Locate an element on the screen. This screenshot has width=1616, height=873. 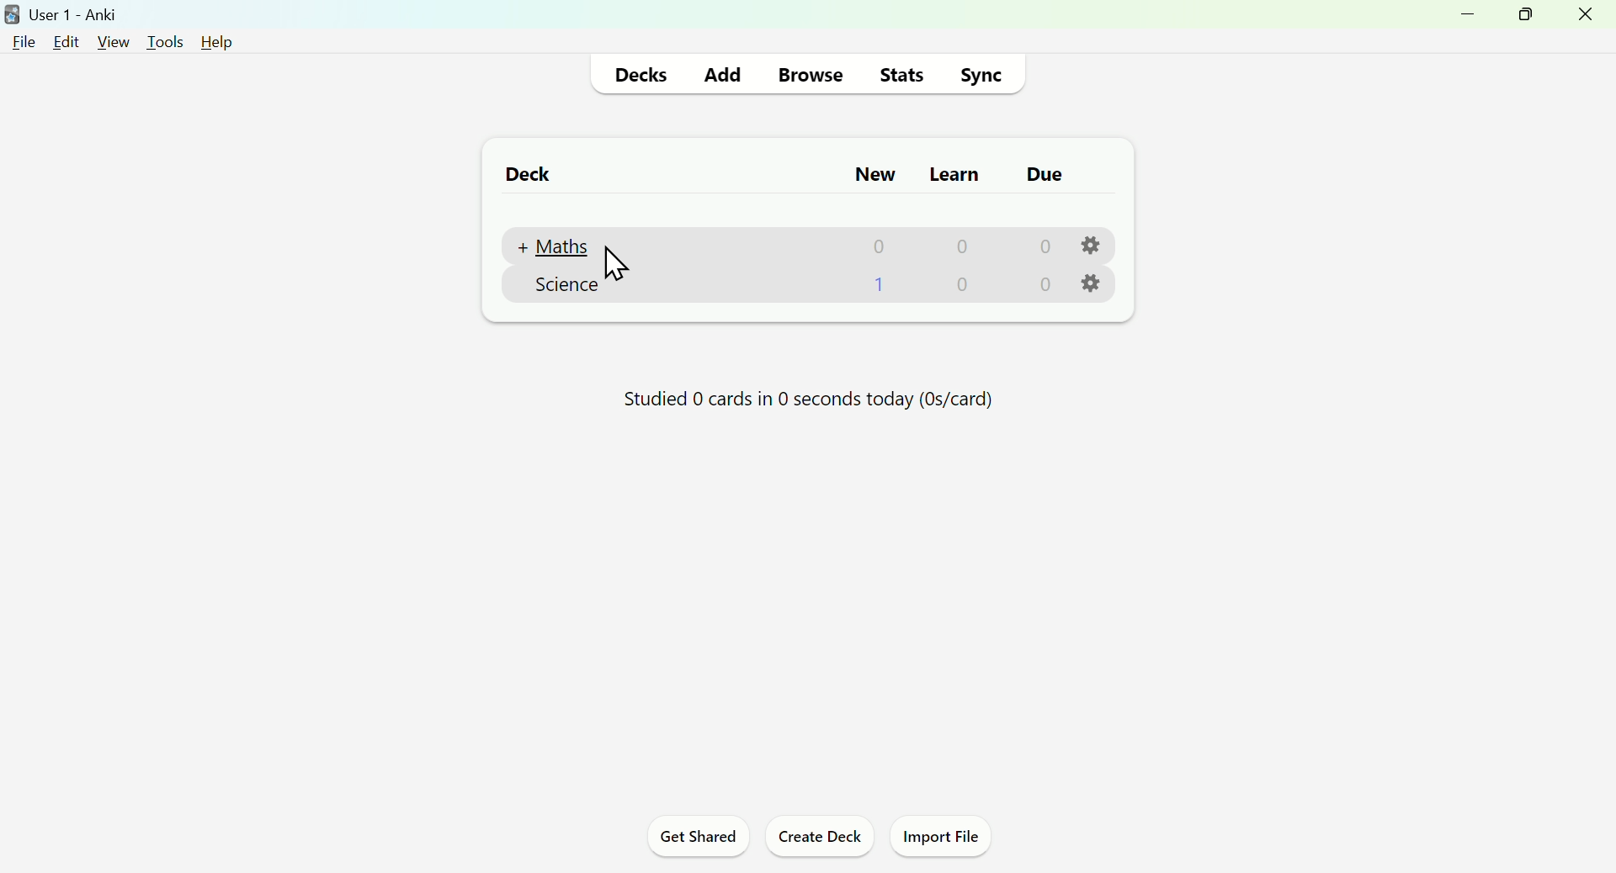
0 is located at coordinates (955, 248).